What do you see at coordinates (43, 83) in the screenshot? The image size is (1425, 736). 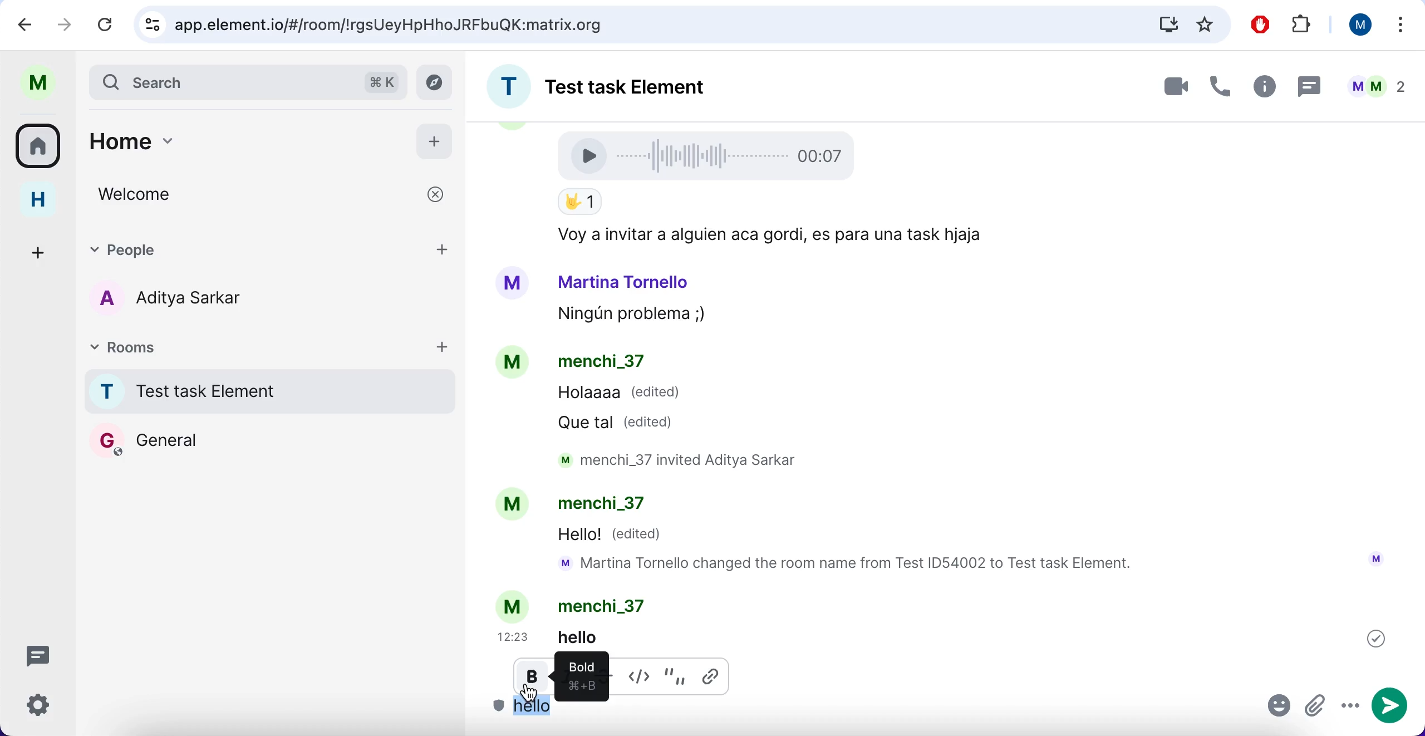 I see `user` at bounding box center [43, 83].